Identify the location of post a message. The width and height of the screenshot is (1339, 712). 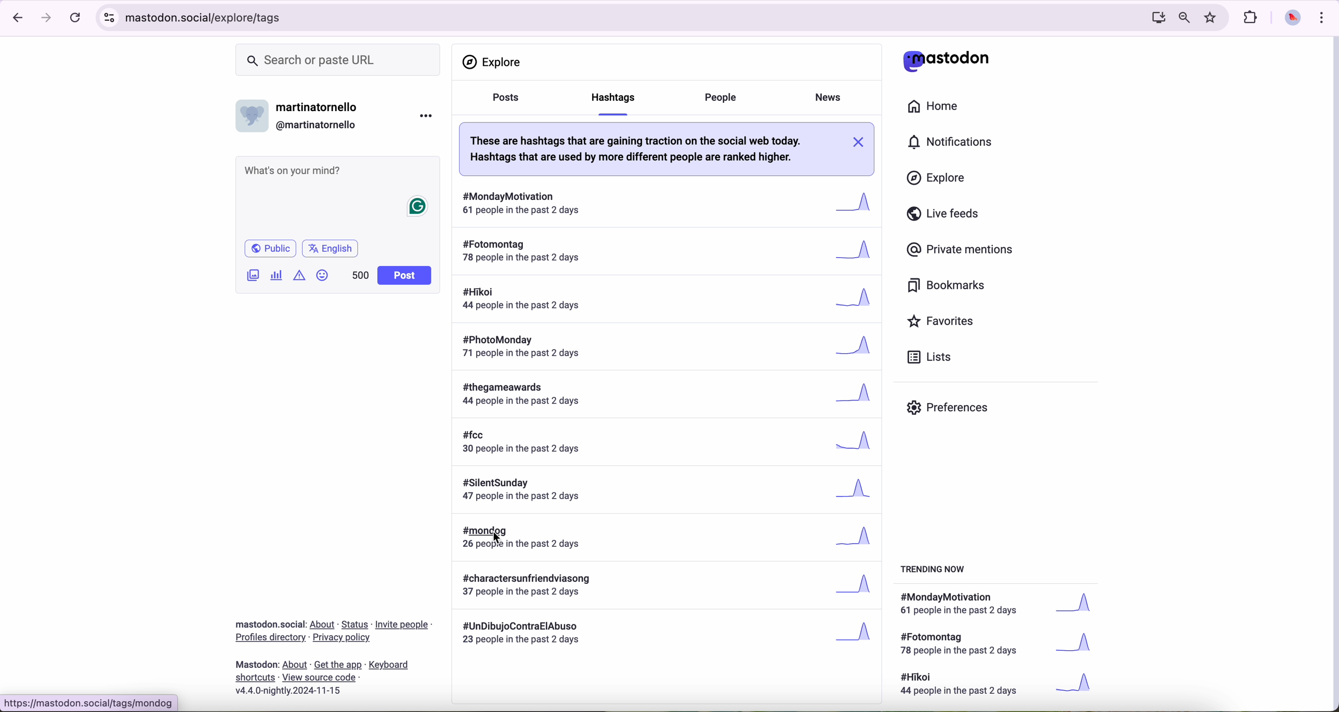
(339, 172).